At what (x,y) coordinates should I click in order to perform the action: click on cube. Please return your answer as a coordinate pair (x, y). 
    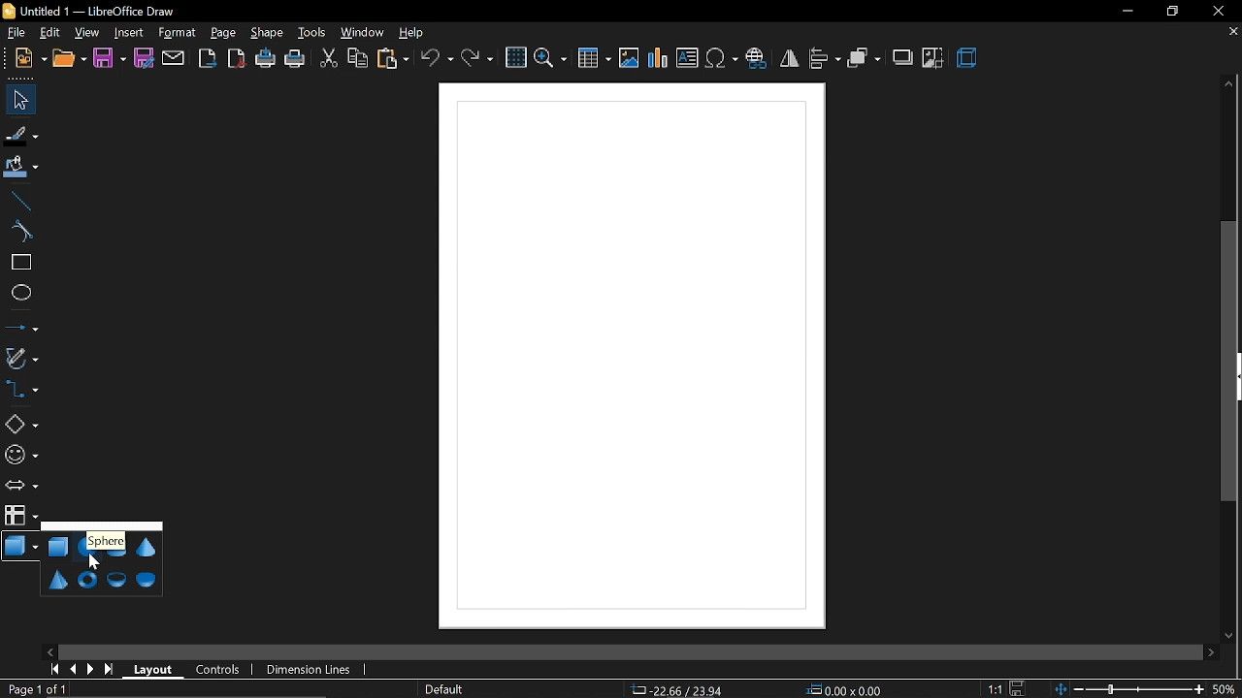
    Looking at the image, I should click on (56, 549).